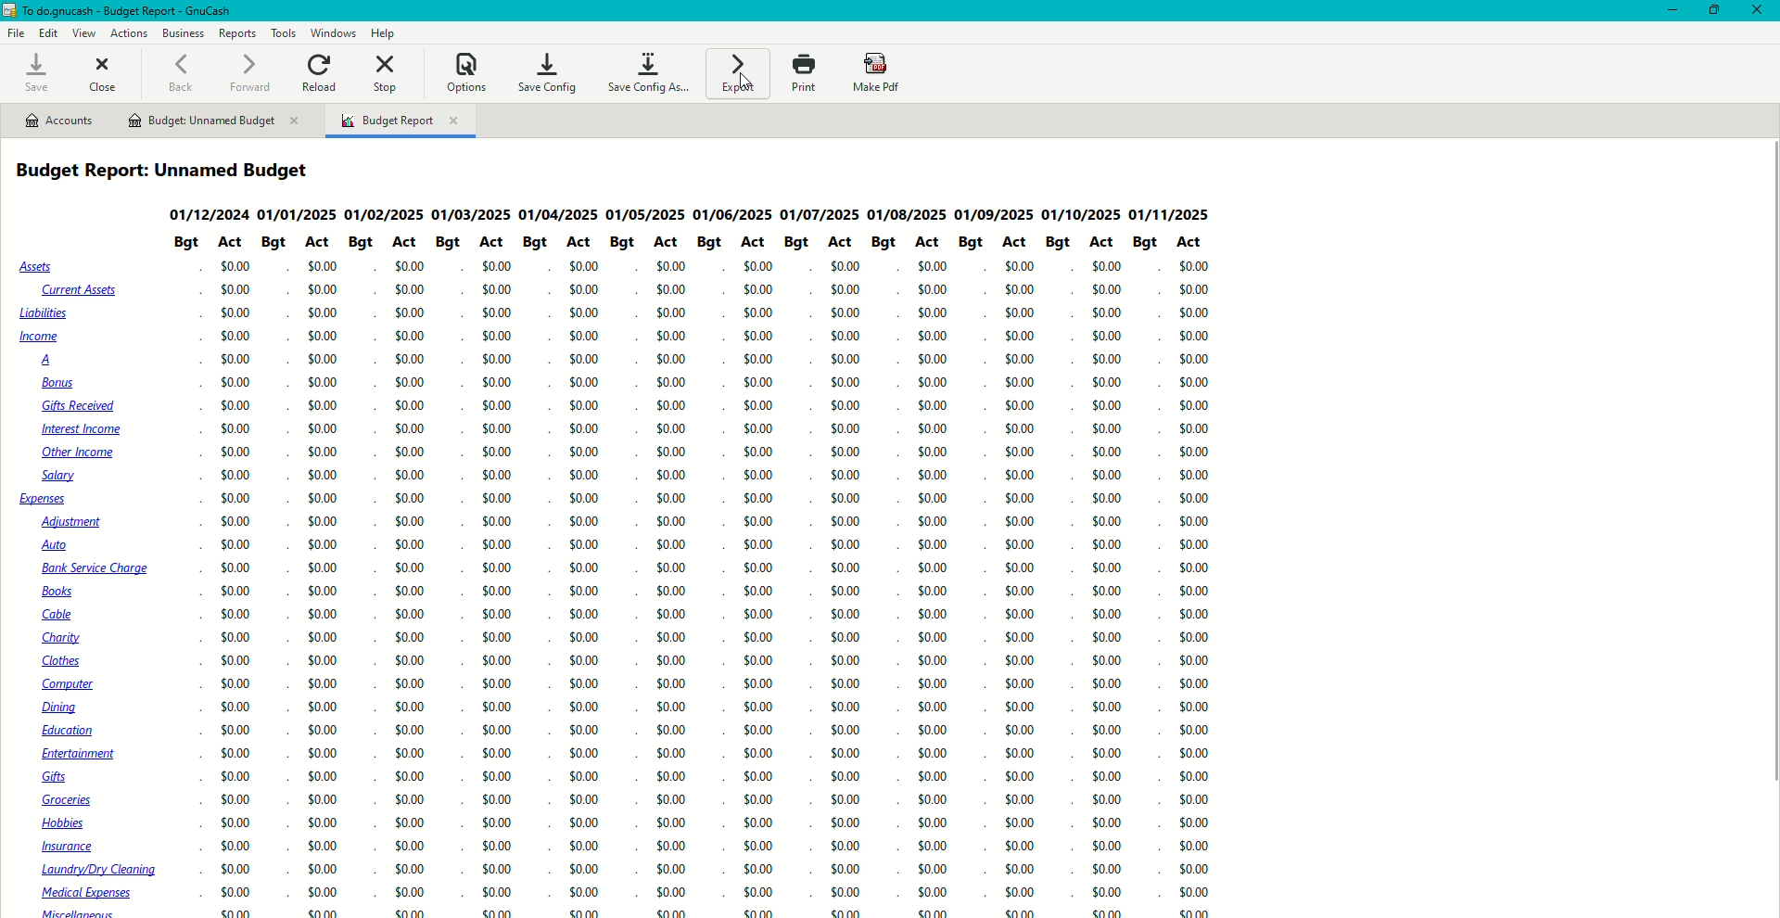  What do you see at coordinates (412, 359) in the screenshot?
I see `0.00` at bounding box center [412, 359].